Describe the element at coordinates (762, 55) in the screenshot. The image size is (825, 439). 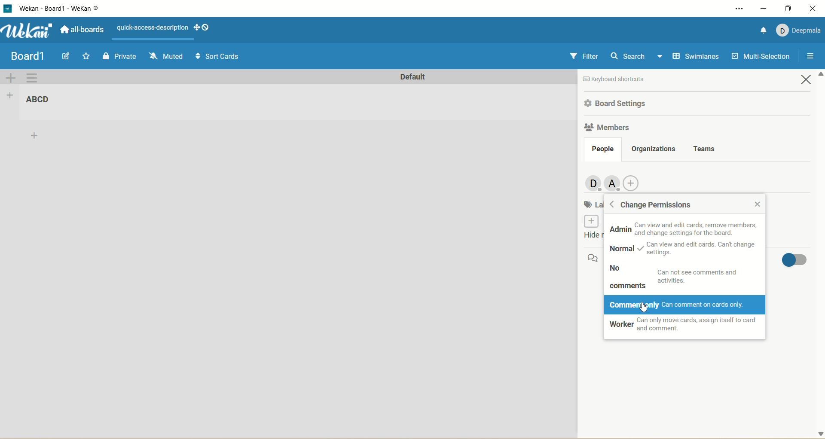
I see `multi selection` at that location.